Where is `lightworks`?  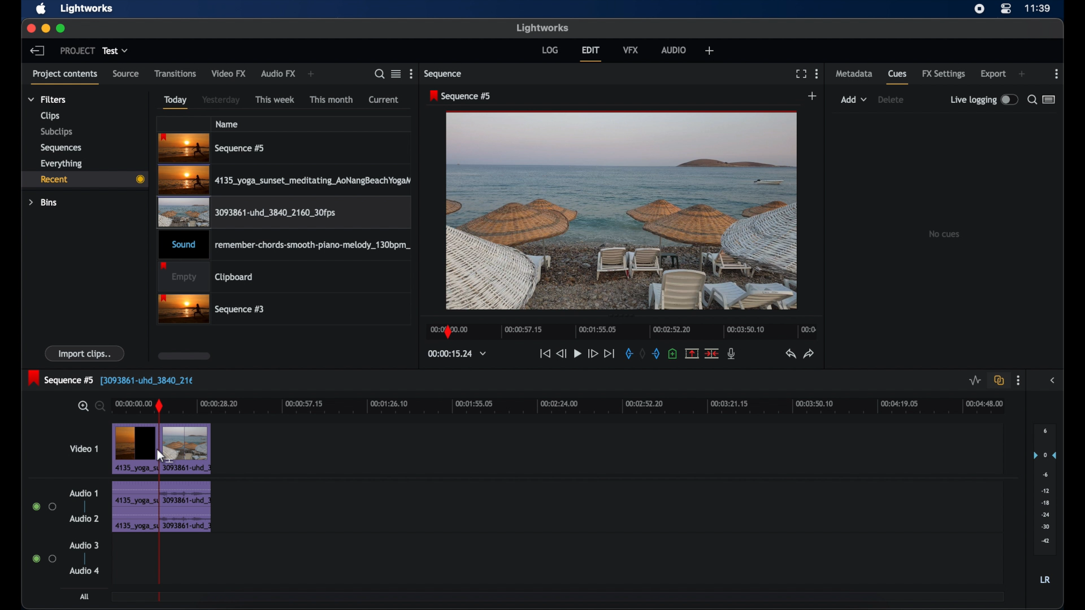 lightworks is located at coordinates (87, 8).